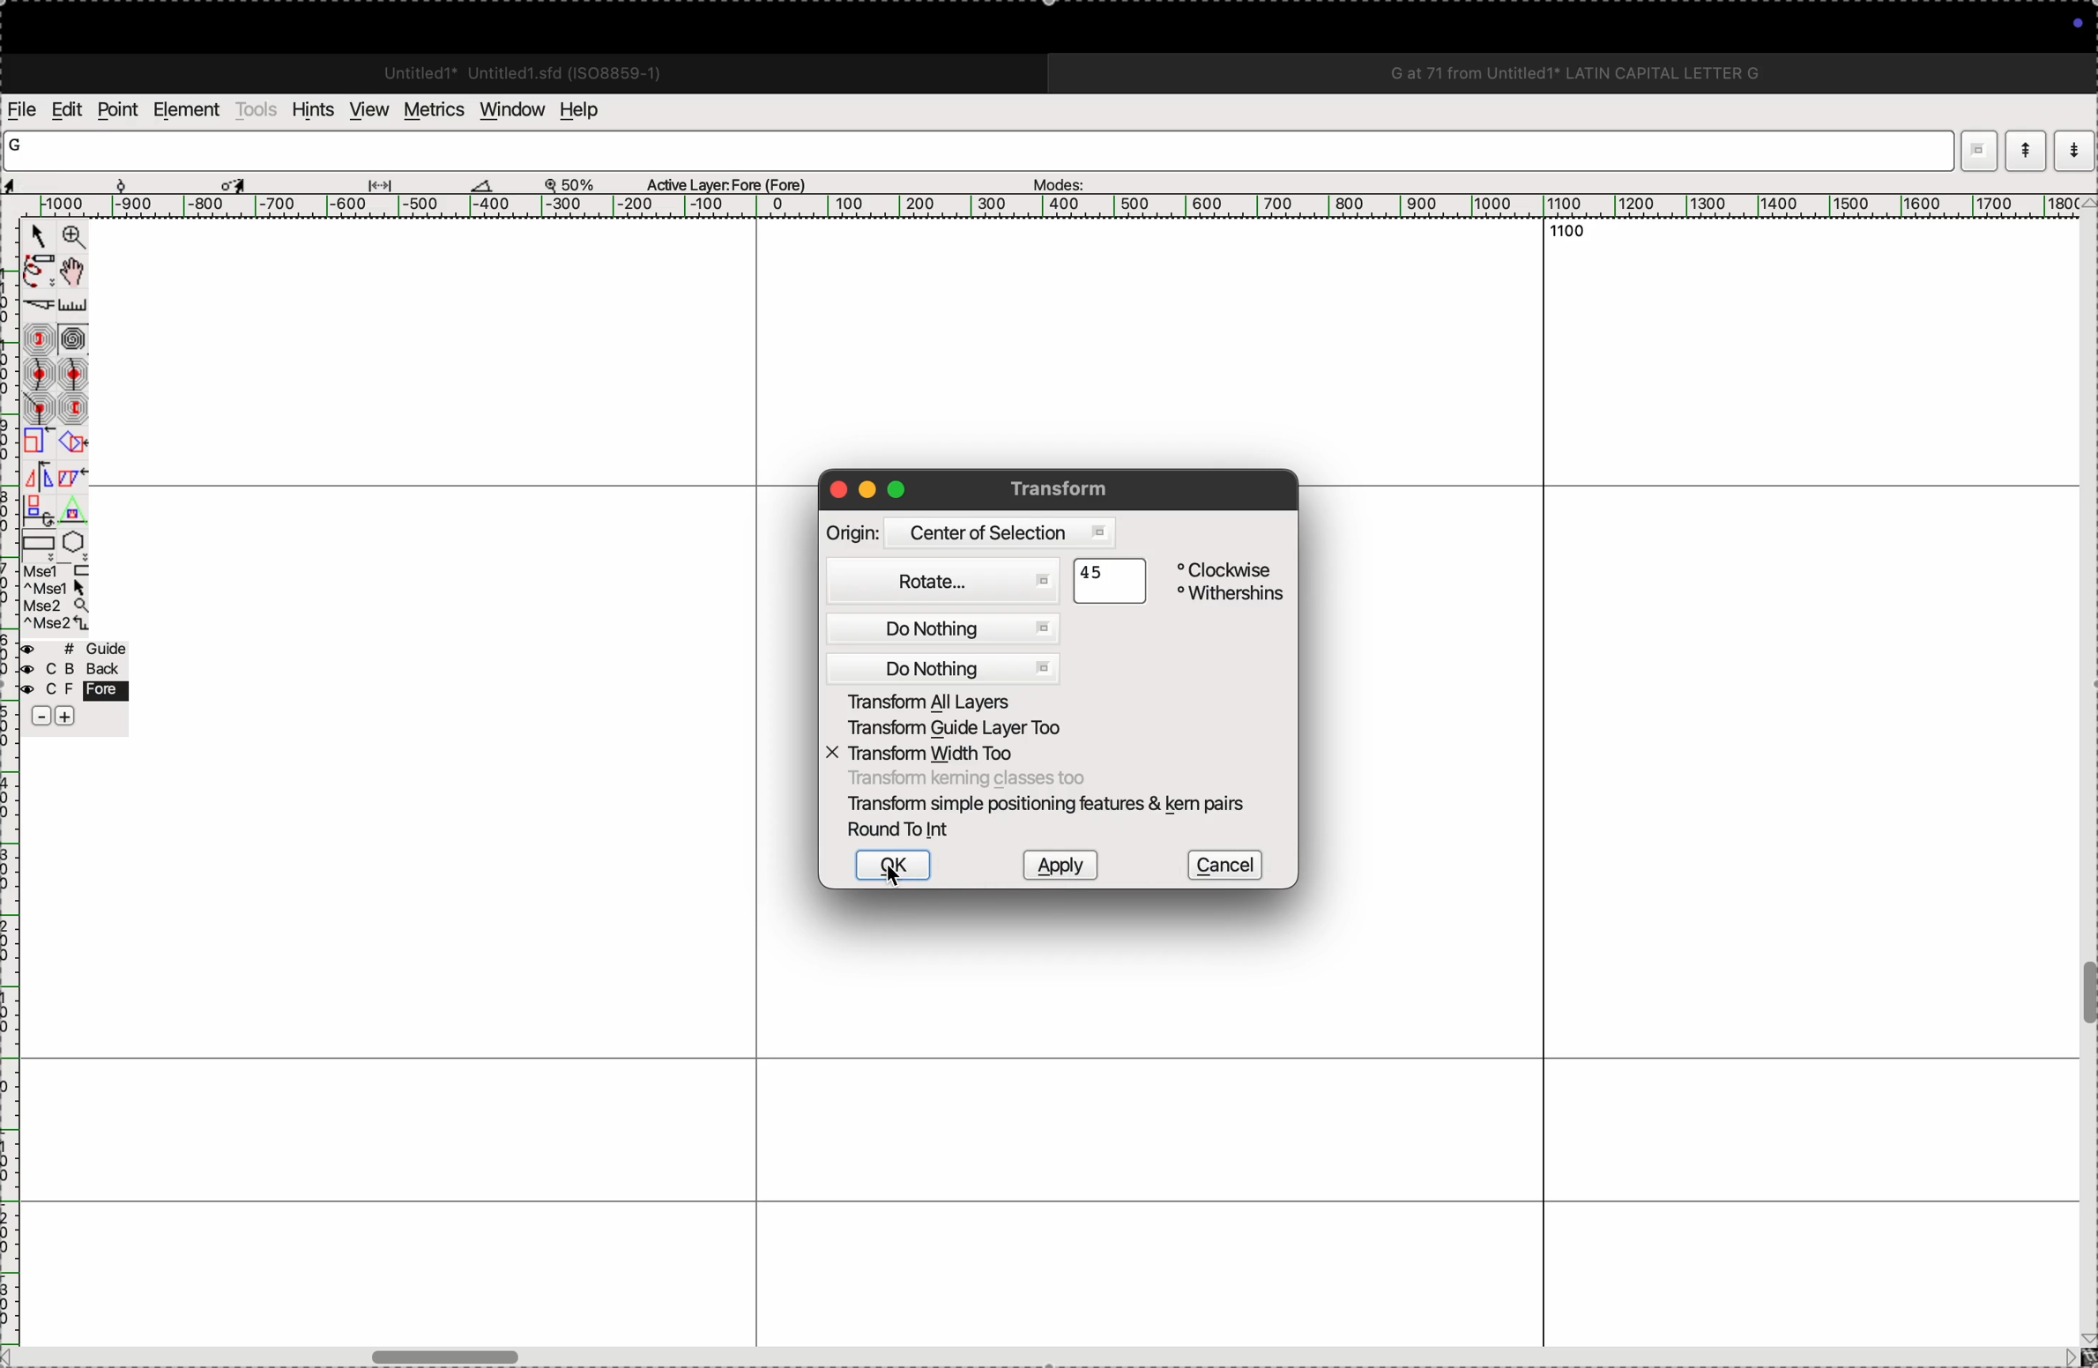 The height and width of the screenshot is (1368, 2098). I want to click on Centre of selection, so click(1015, 535).